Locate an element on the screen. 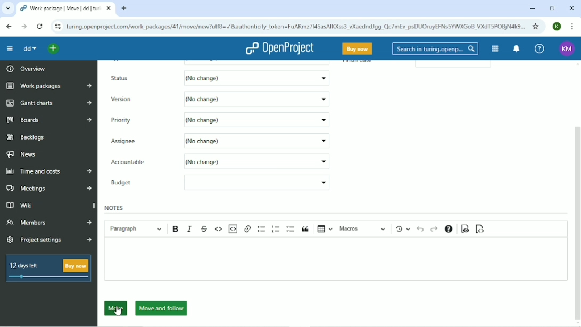 The height and width of the screenshot is (327, 581). Backlogs is located at coordinates (27, 137).